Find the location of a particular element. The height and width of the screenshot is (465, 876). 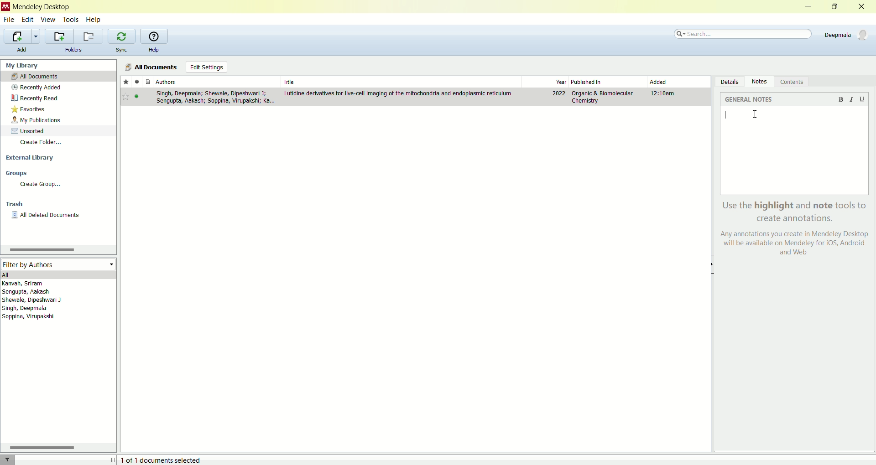

1 of 1 documents selected is located at coordinates (165, 458).